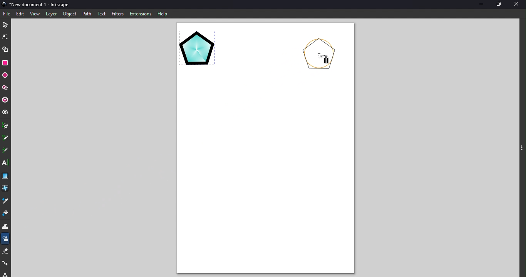 The width and height of the screenshot is (526, 277). Describe the element at coordinates (5, 163) in the screenshot. I see `Text tool` at that location.